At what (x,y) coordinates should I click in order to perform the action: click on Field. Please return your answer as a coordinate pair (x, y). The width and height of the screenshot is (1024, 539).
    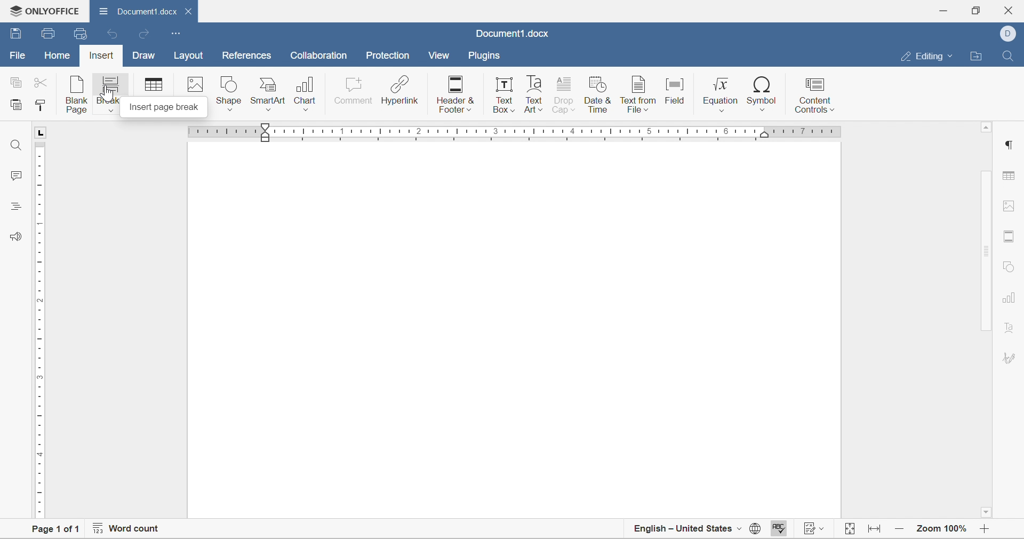
    Looking at the image, I should click on (676, 94).